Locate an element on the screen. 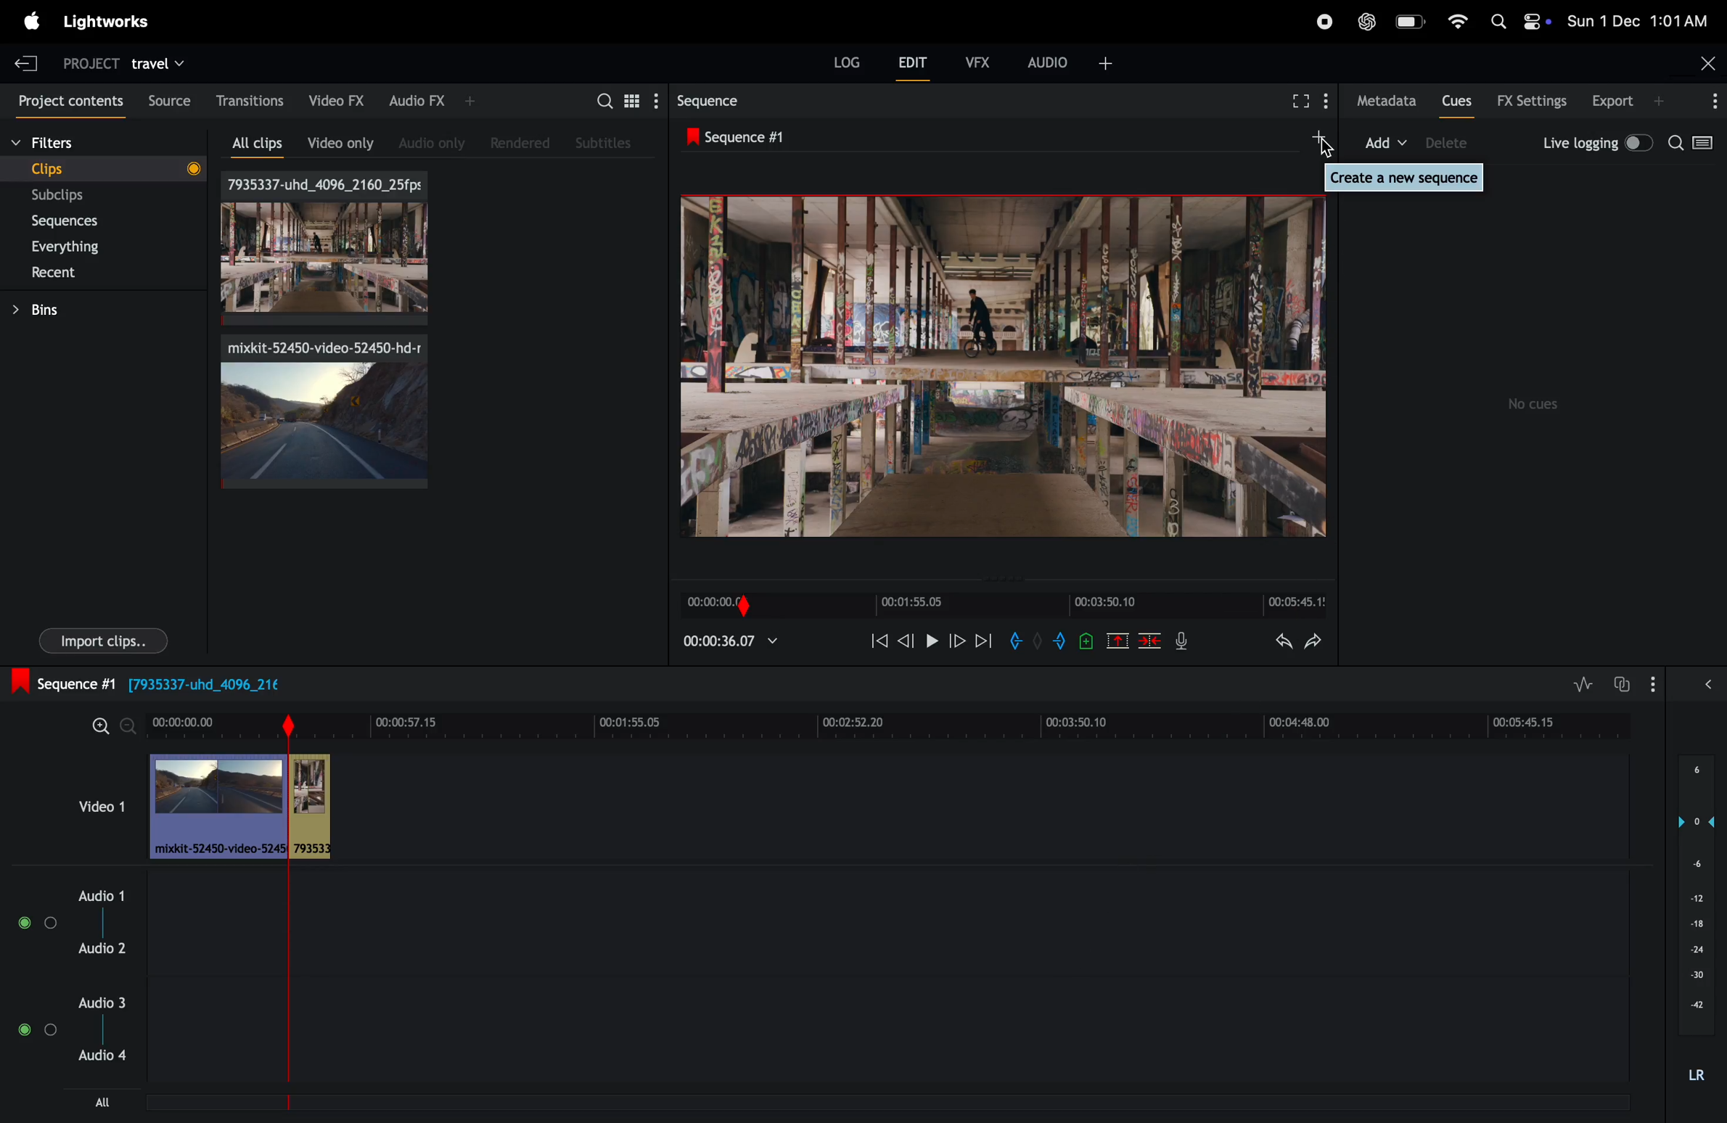  sequence #1 is located at coordinates (754, 135).